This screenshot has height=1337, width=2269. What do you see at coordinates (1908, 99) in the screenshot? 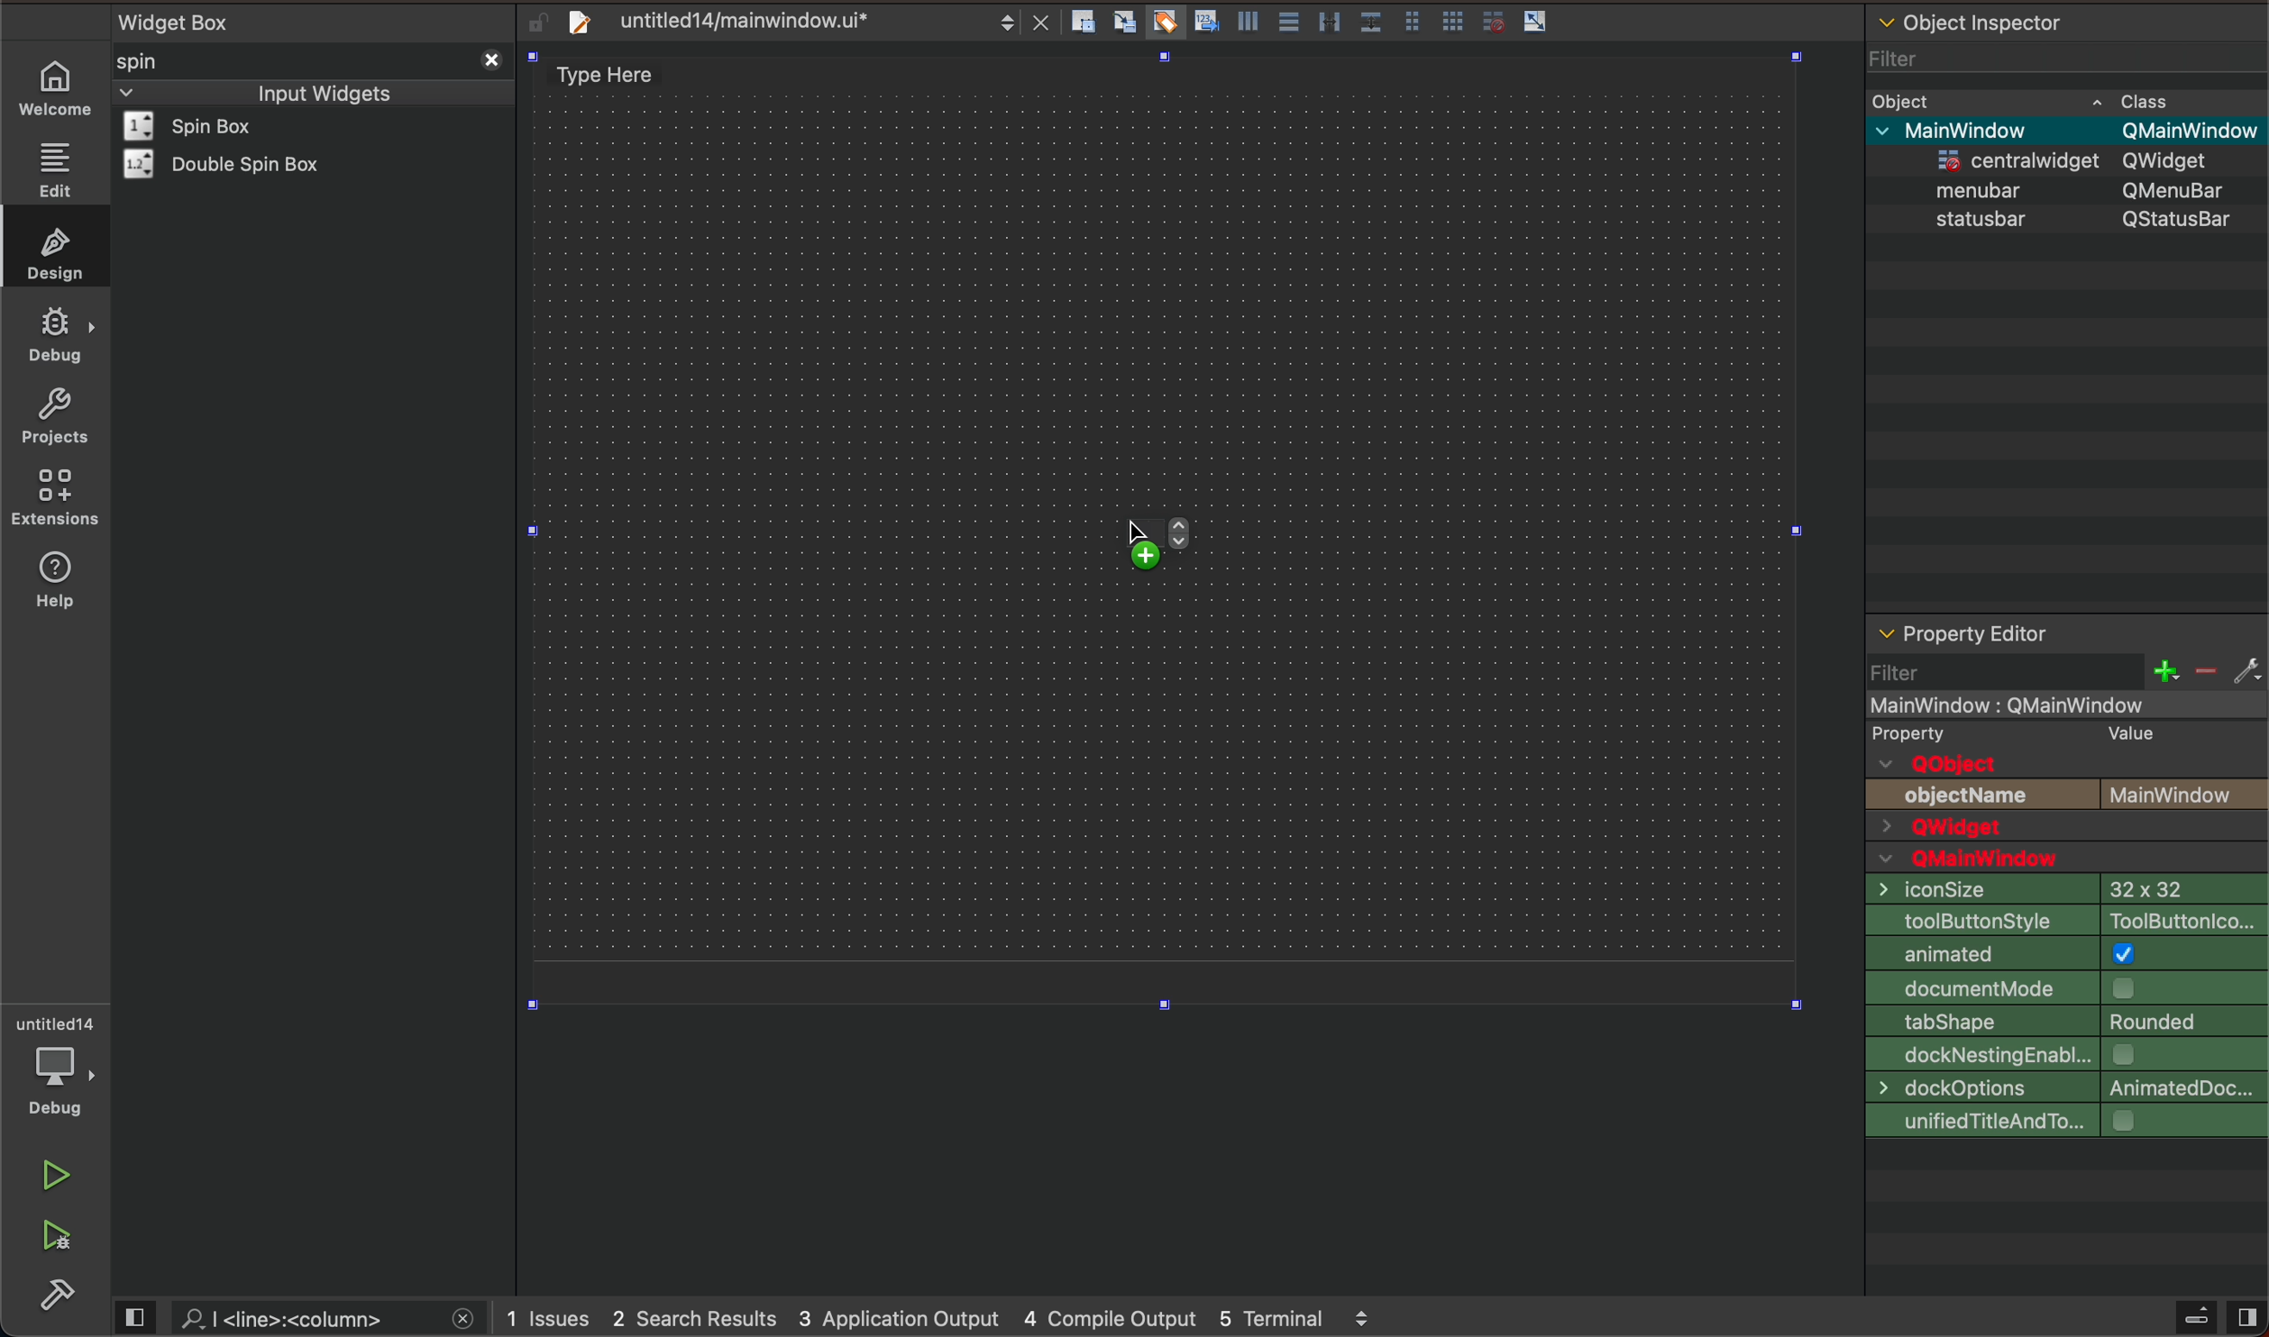
I see `object` at bounding box center [1908, 99].